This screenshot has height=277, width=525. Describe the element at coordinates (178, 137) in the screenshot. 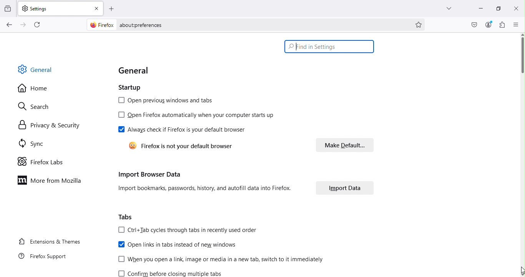

I see `Always check if firefox is your default browser` at that location.